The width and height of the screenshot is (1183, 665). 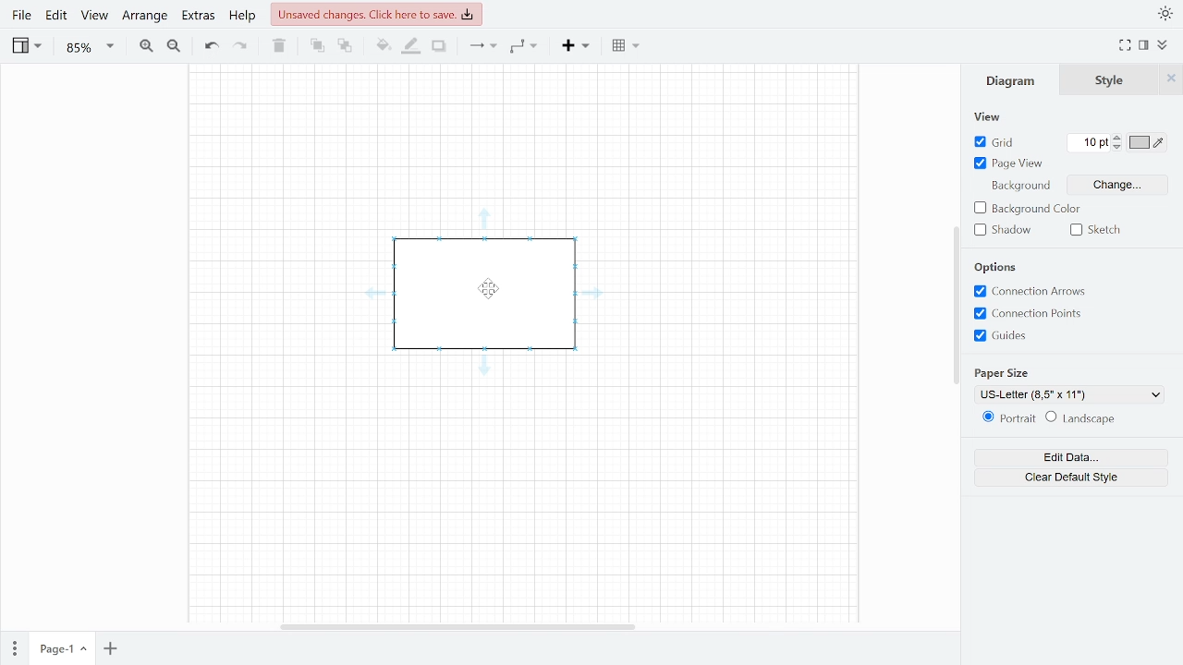 What do you see at coordinates (377, 12) in the screenshot?
I see `Unsaved changes. Click here to save` at bounding box center [377, 12].